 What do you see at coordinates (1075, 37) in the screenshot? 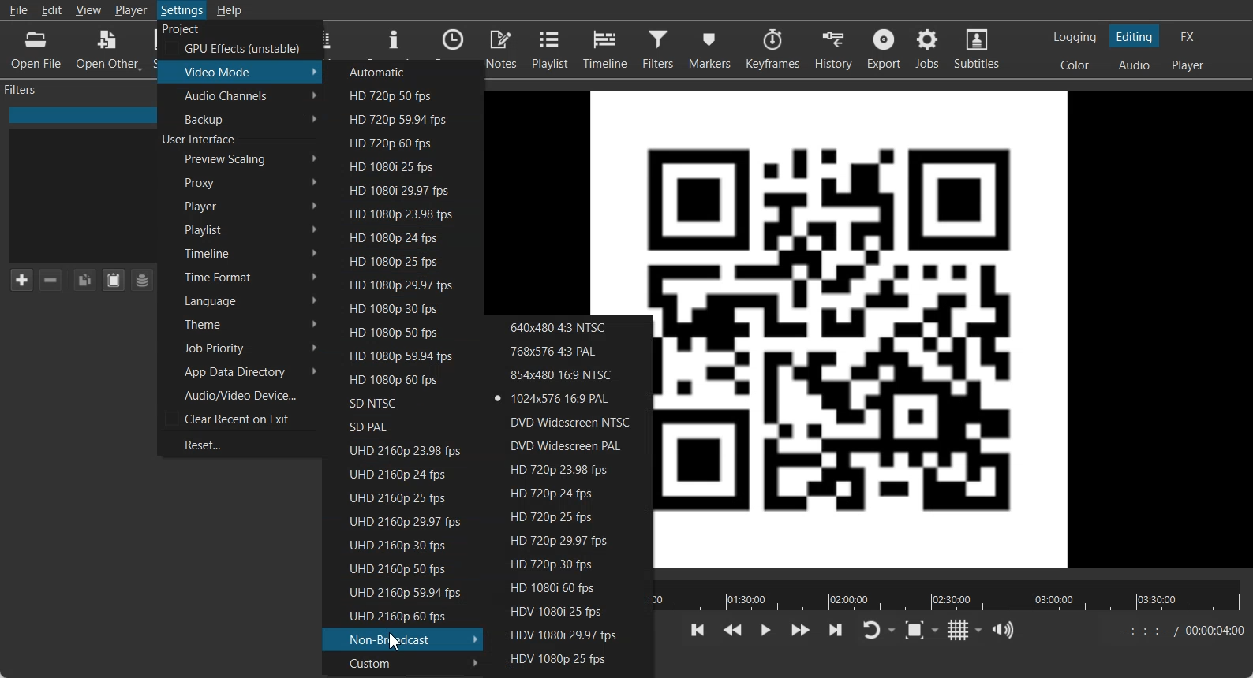
I see `Switch to the Logging layout` at bounding box center [1075, 37].